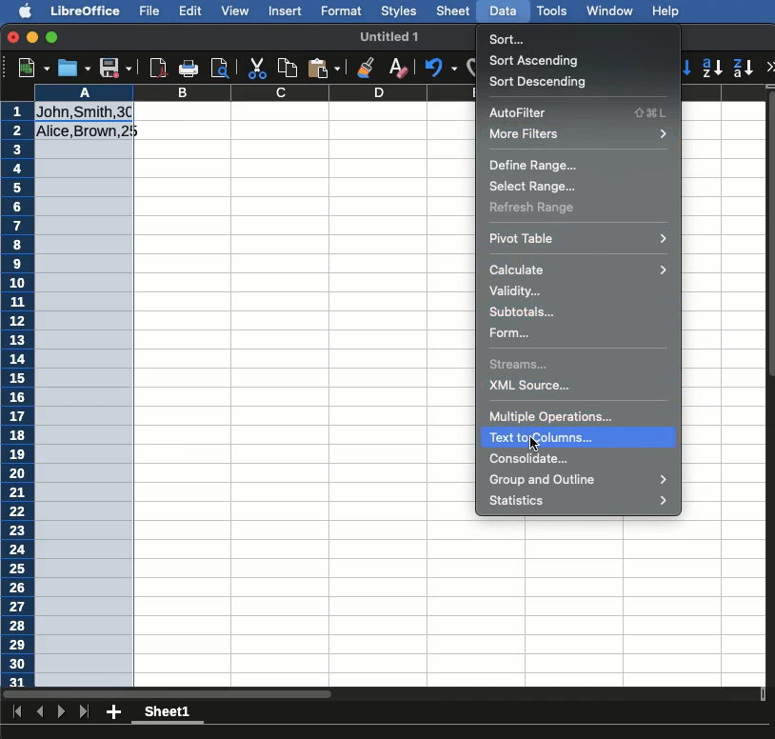 The image size is (775, 739). What do you see at coordinates (367, 70) in the screenshot?
I see `Clone formatting` at bounding box center [367, 70].